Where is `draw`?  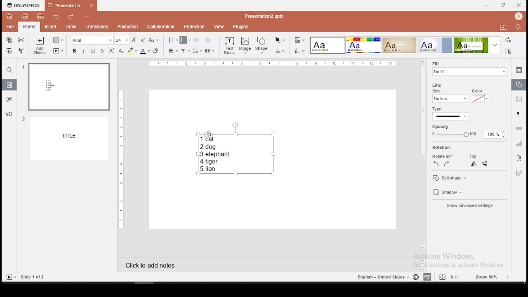
draw is located at coordinates (71, 27).